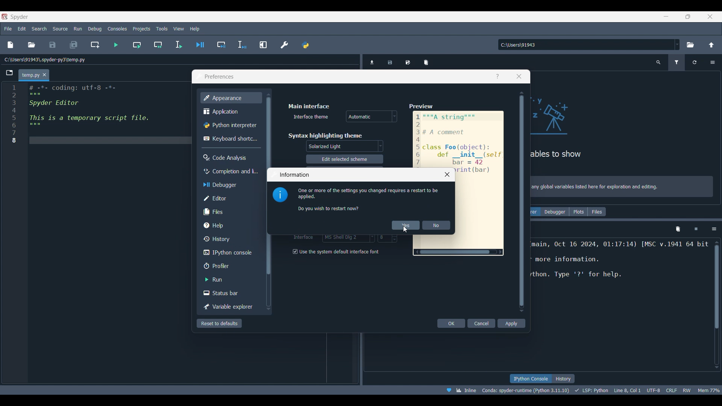 This screenshot has width=722, height=406. I want to click on Run menu, so click(78, 29).